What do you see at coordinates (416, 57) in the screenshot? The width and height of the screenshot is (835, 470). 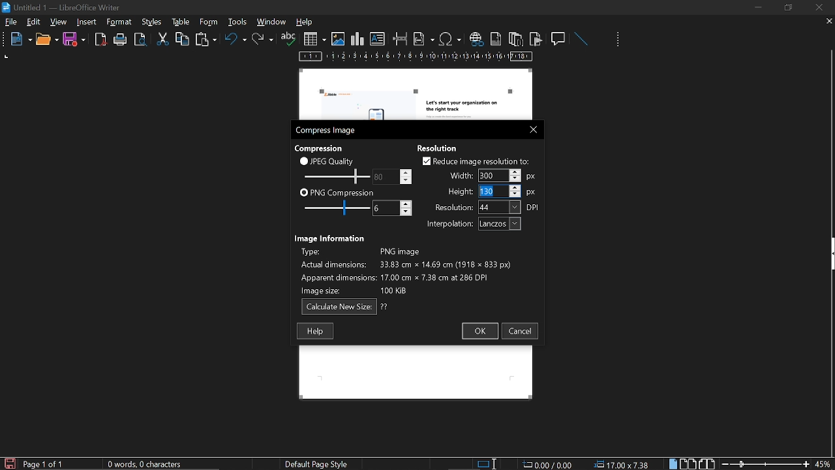 I see `scale` at bounding box center [416, 57].